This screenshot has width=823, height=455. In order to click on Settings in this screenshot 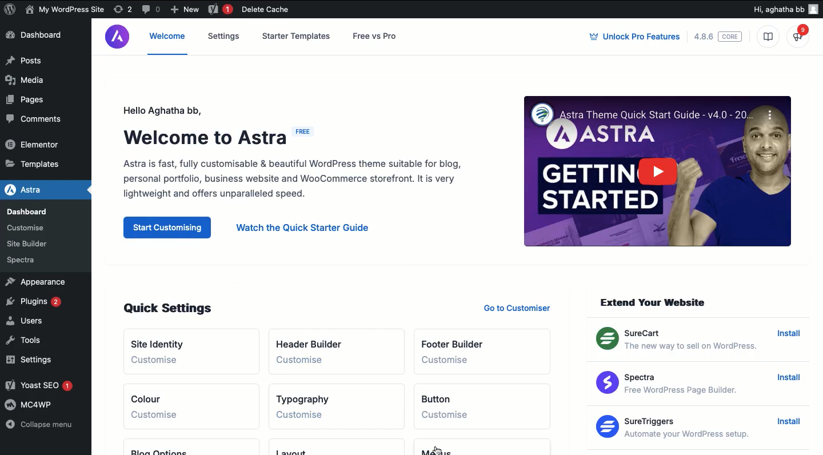, I will do `click(27, 362)`.